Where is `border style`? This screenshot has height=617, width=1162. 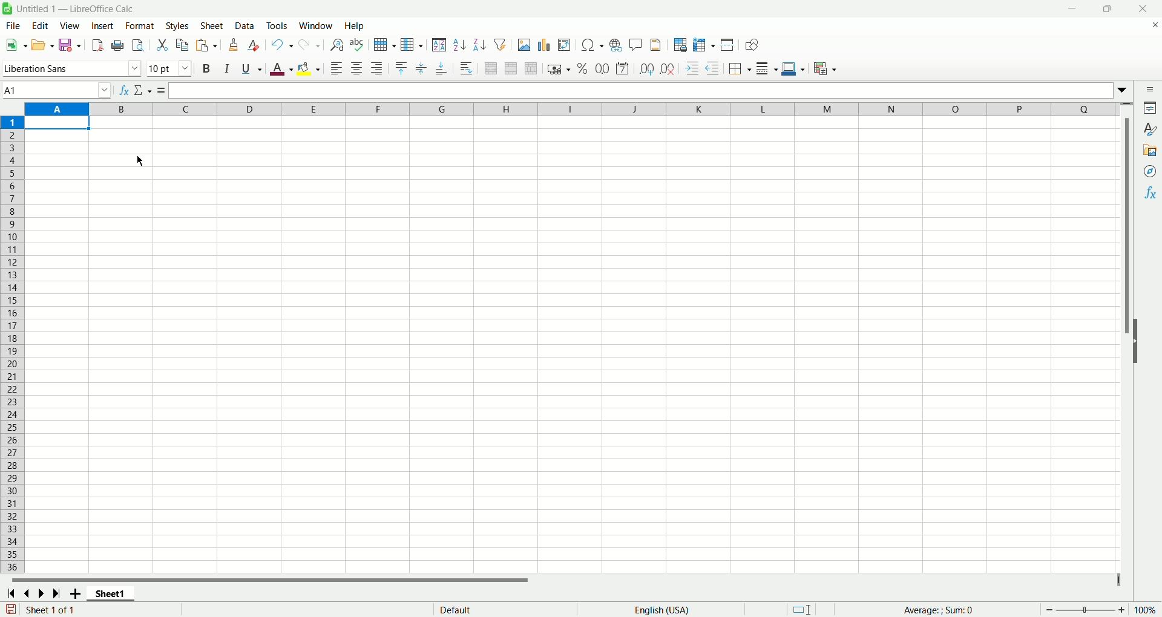 border style is located at coordinates (766, 70).